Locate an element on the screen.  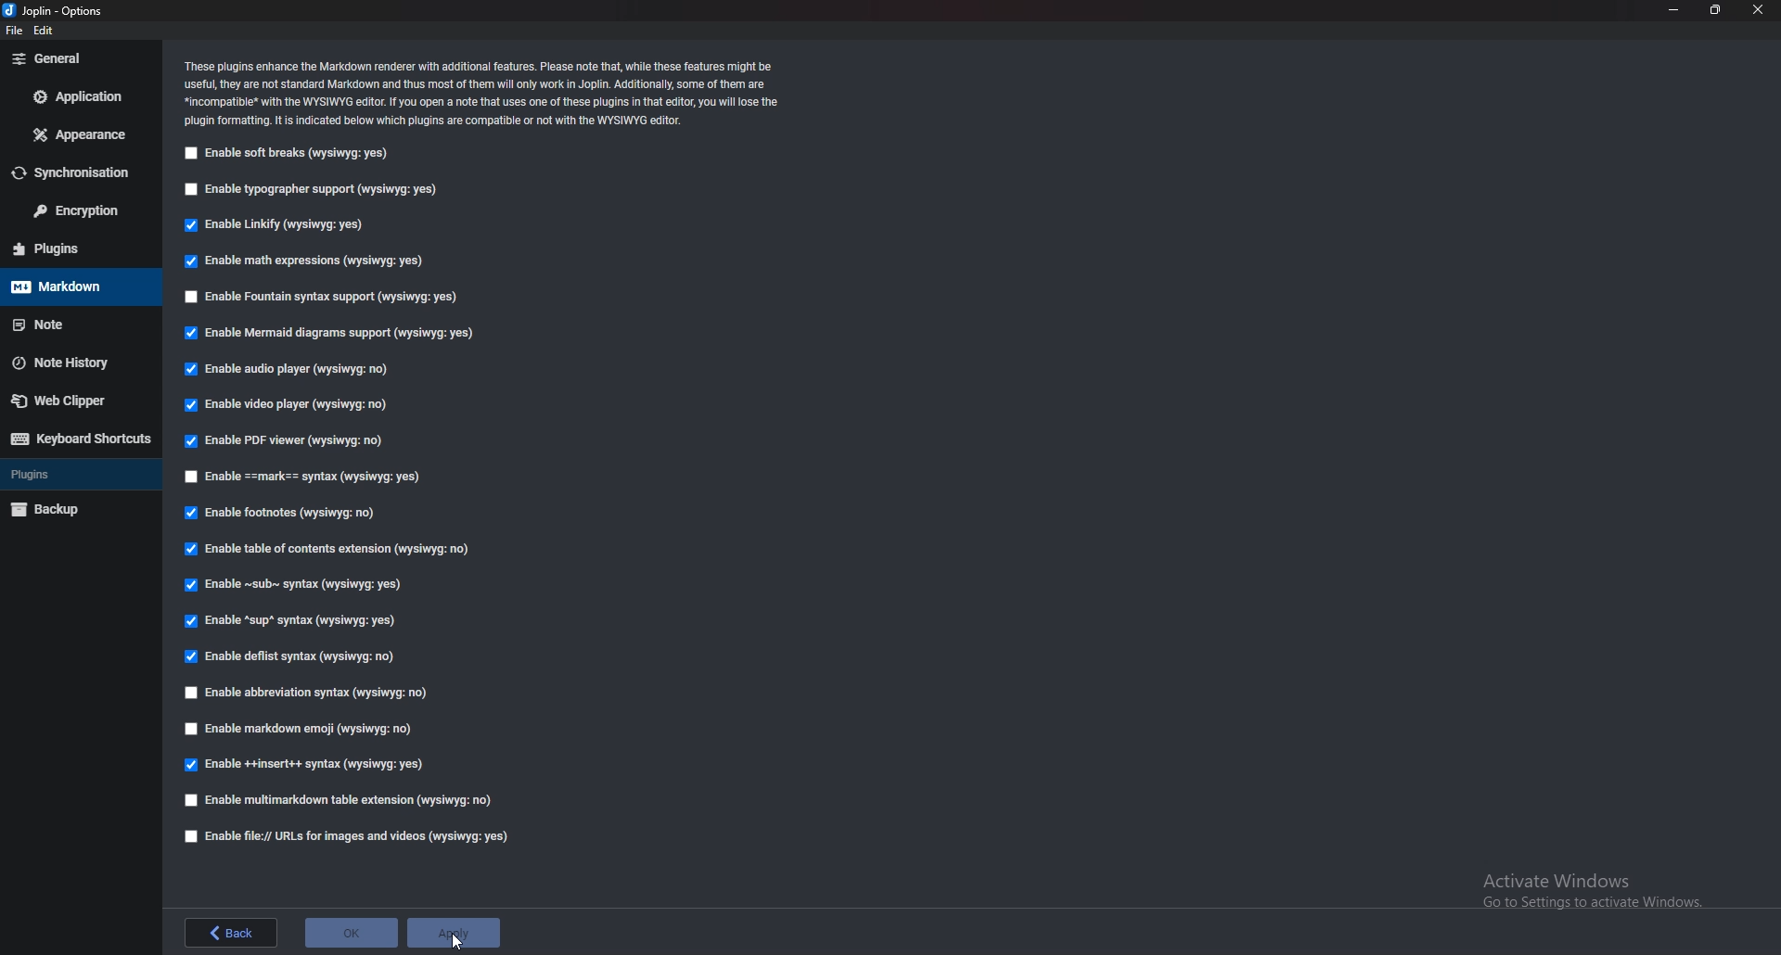
Enable linkify is located at coordinates (274, 225).